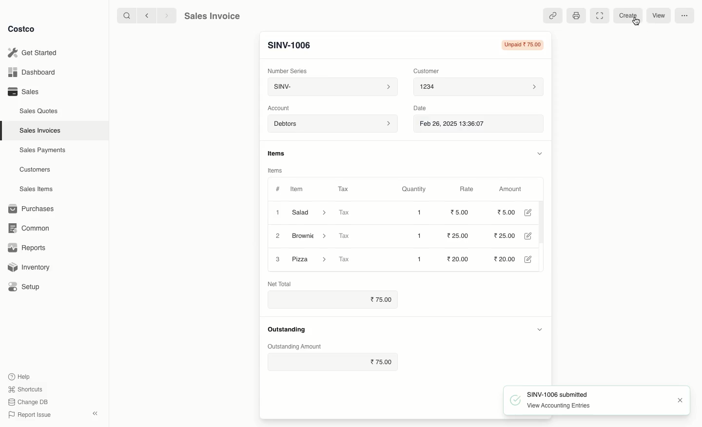  Describe the element at coordinates (280, 153) in the screenshot. I see `Items` at that location.